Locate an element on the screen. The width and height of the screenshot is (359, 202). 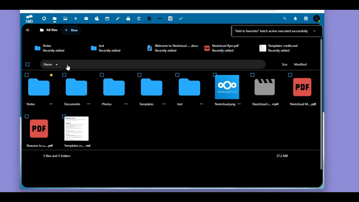
Check Box is located at coordinates (140, 75).